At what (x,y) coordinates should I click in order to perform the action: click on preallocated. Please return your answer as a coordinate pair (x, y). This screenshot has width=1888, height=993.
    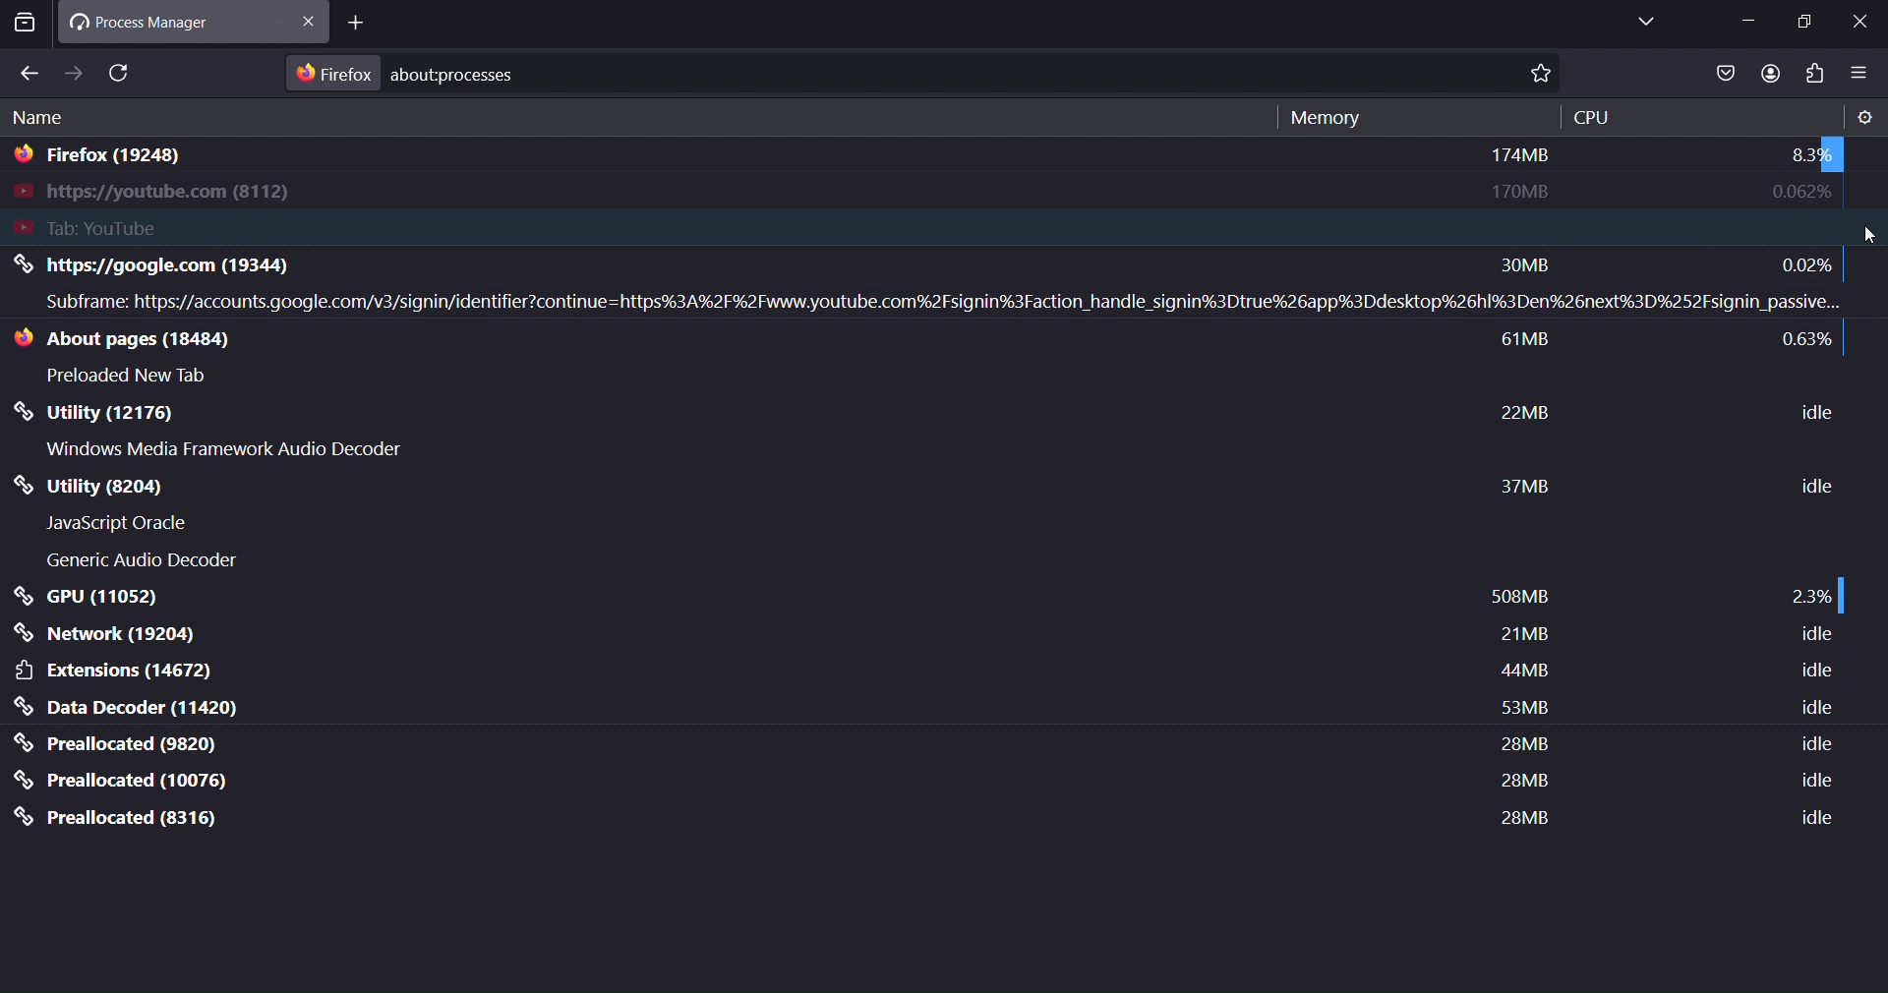
    Looking at the image, I should click on (125, 743).